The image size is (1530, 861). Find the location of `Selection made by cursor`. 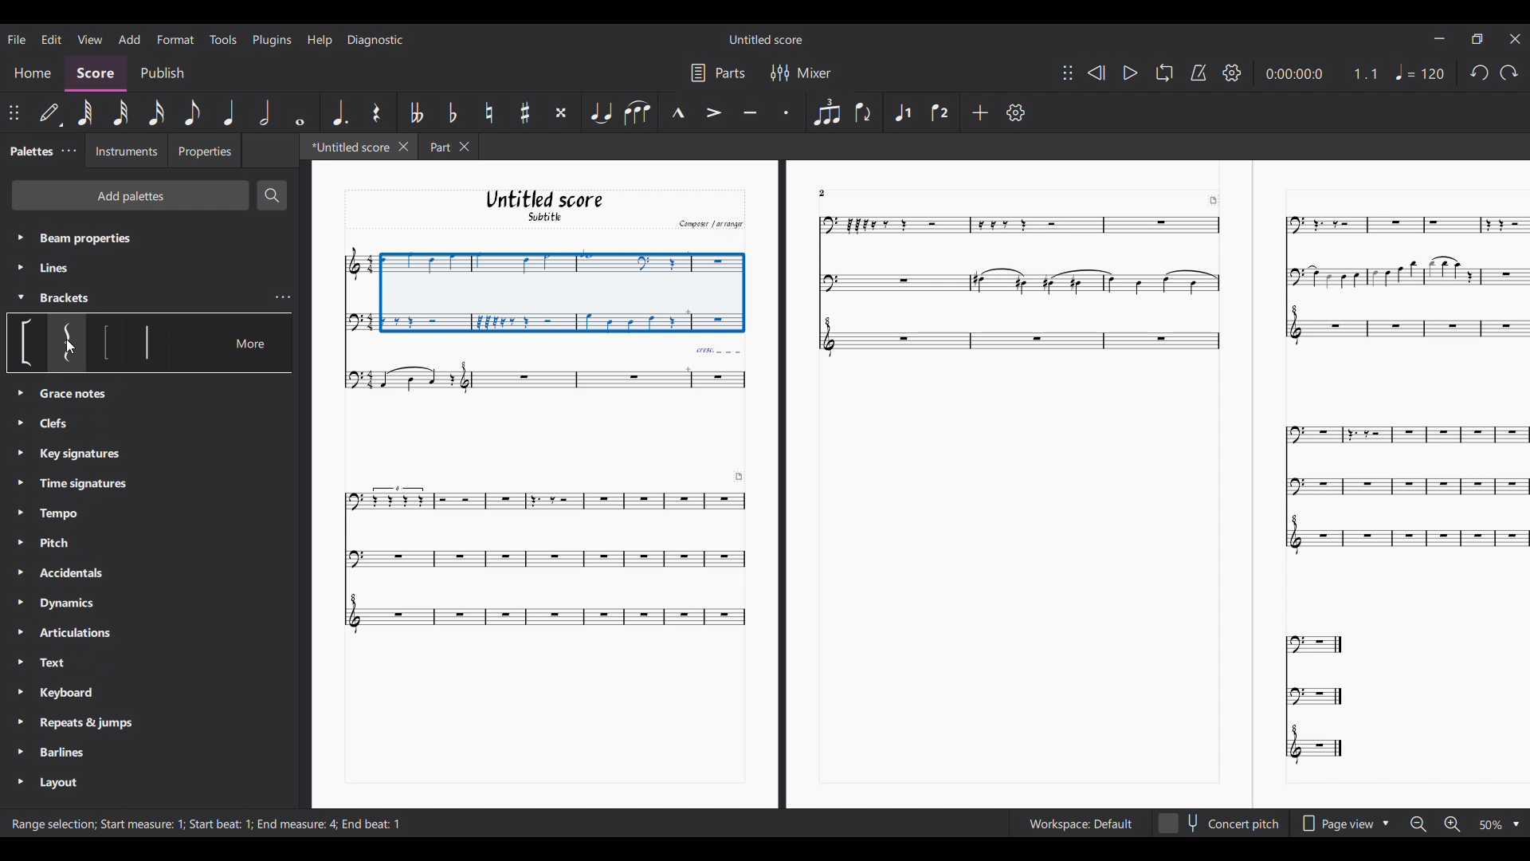

Selection made by cursor is located at coordinates (543, 286).